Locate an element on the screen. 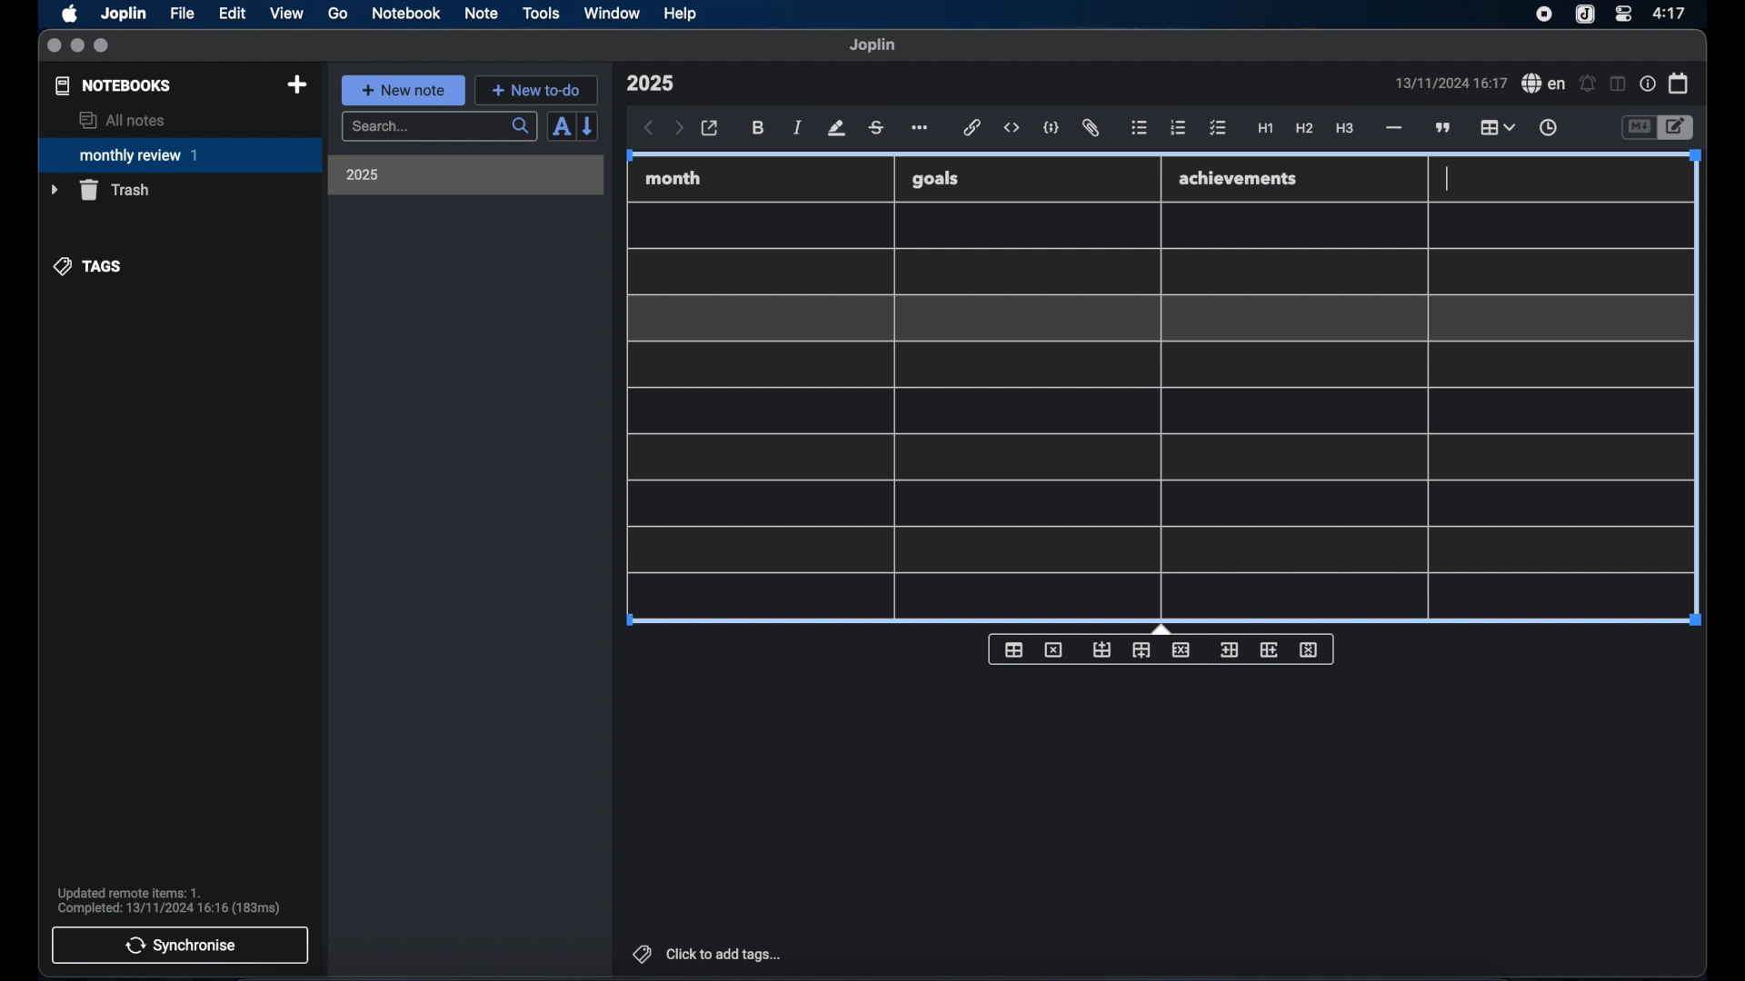 Image resolution: width=1745 pixels, height=981 pixels. 2025 is located at coordinates (363, 174).